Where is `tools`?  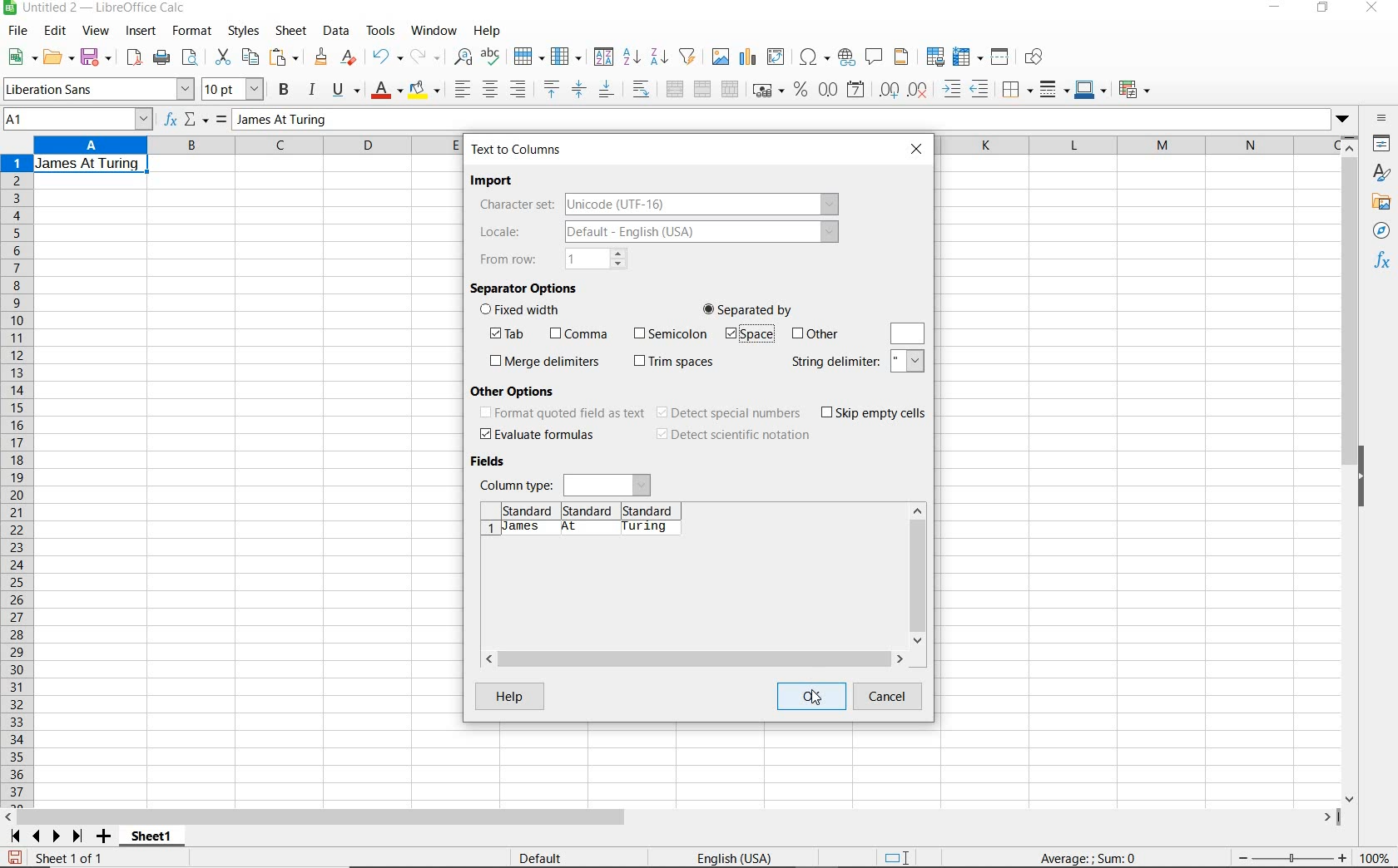
tools is located at coordinates (381, 30).